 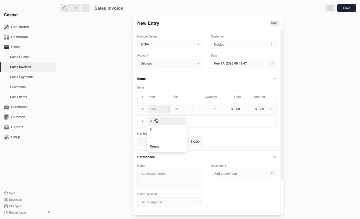 What do you see at coordinates (10, 193) in the screenshot?
I see `Help` at bounding box center [10, 193].